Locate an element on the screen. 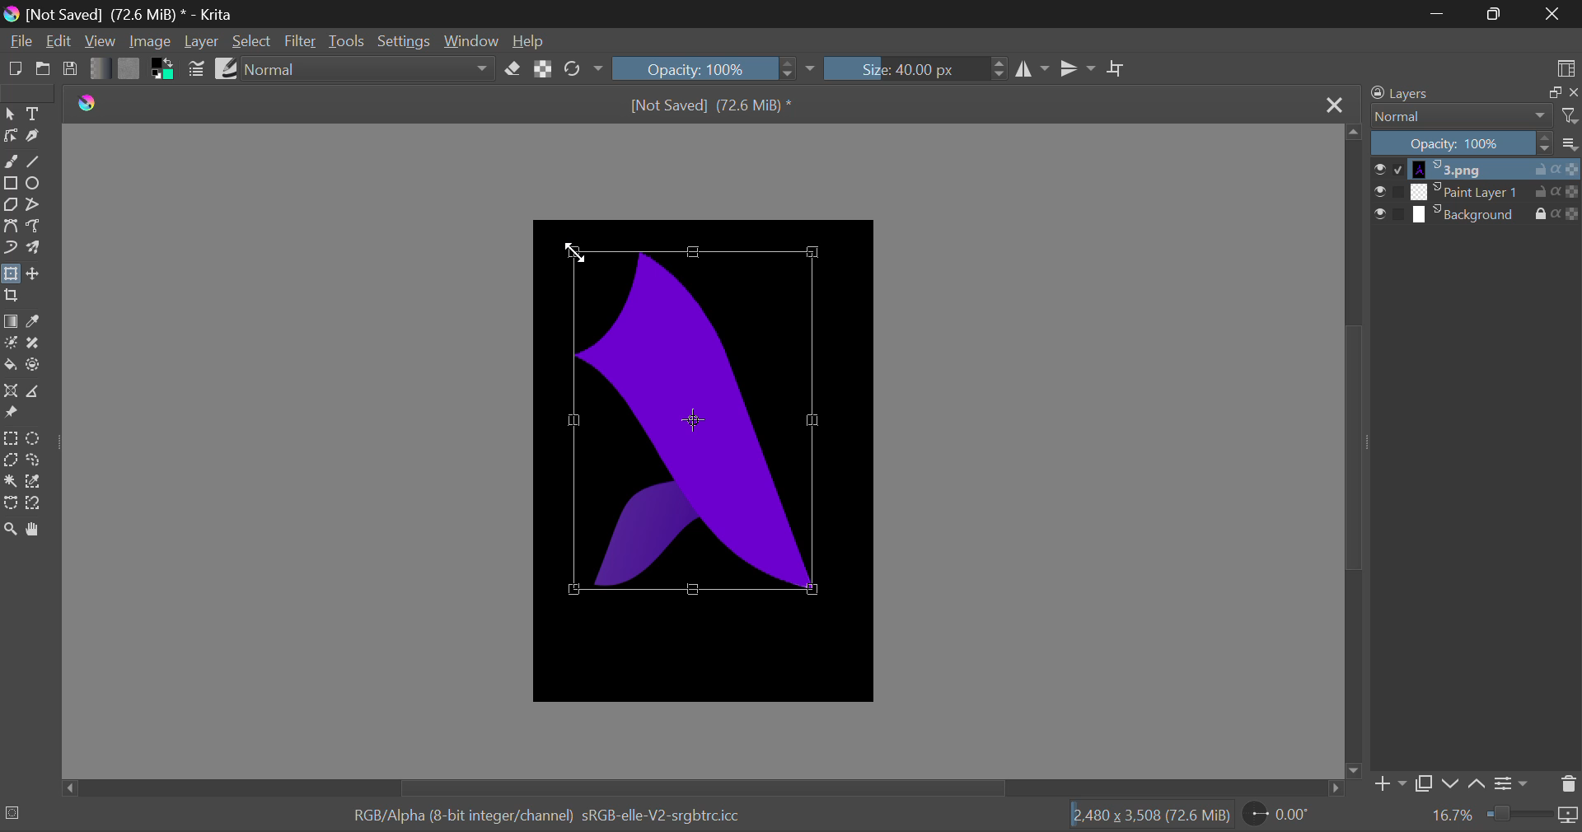  Select is located at coordinates (10, 115).